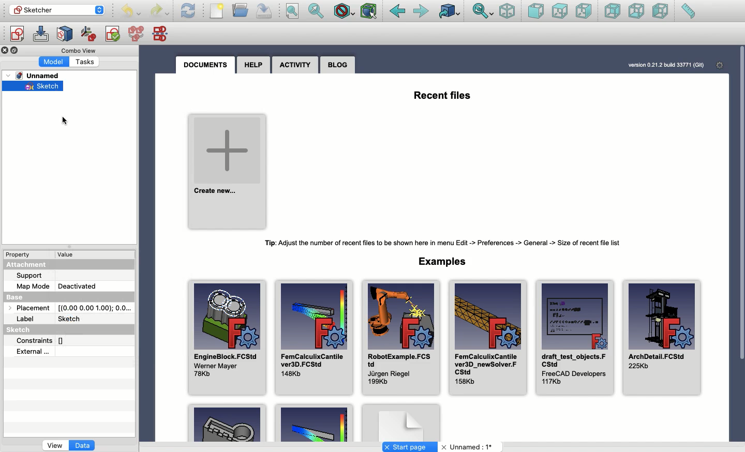  What do you see at coordinates (508, 11) in the screenshot?
I see `Isometric` at bounding box center [508, 11].